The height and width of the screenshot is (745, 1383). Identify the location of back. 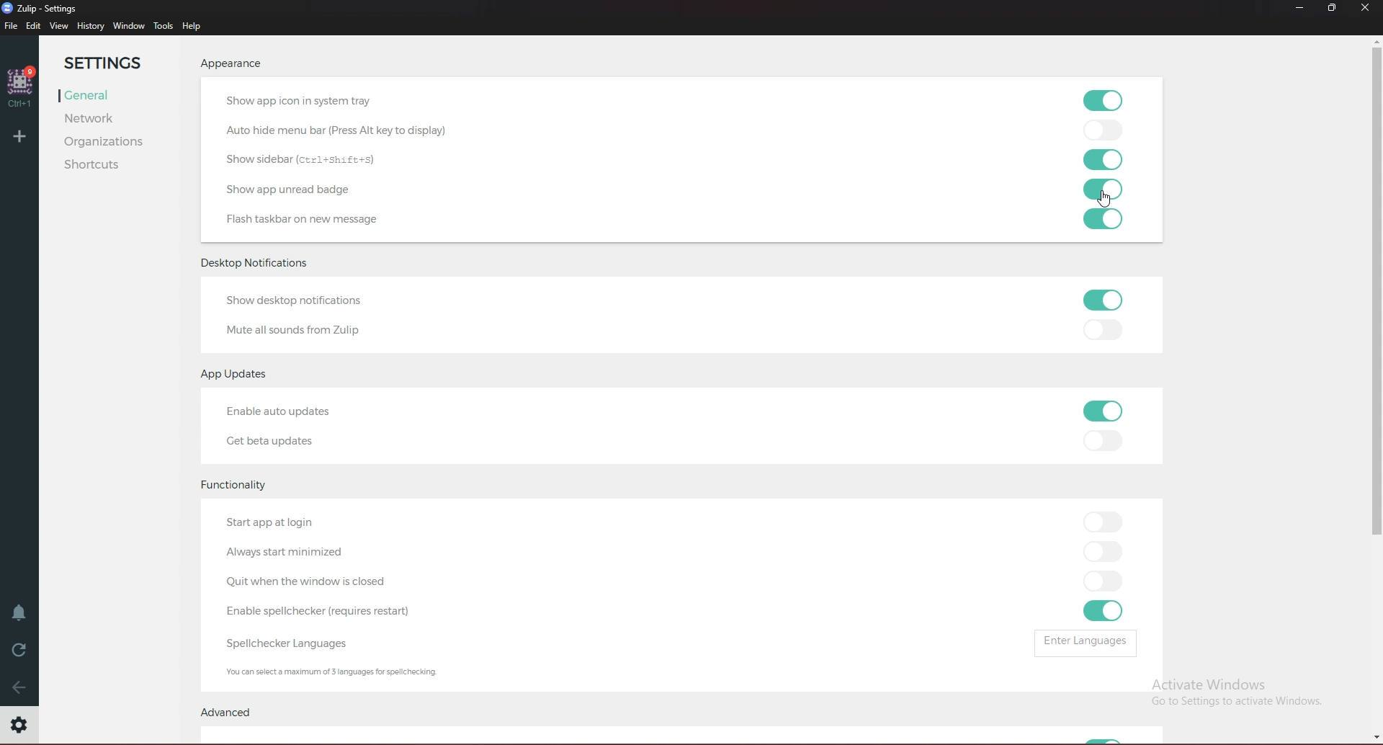
(18, 690).